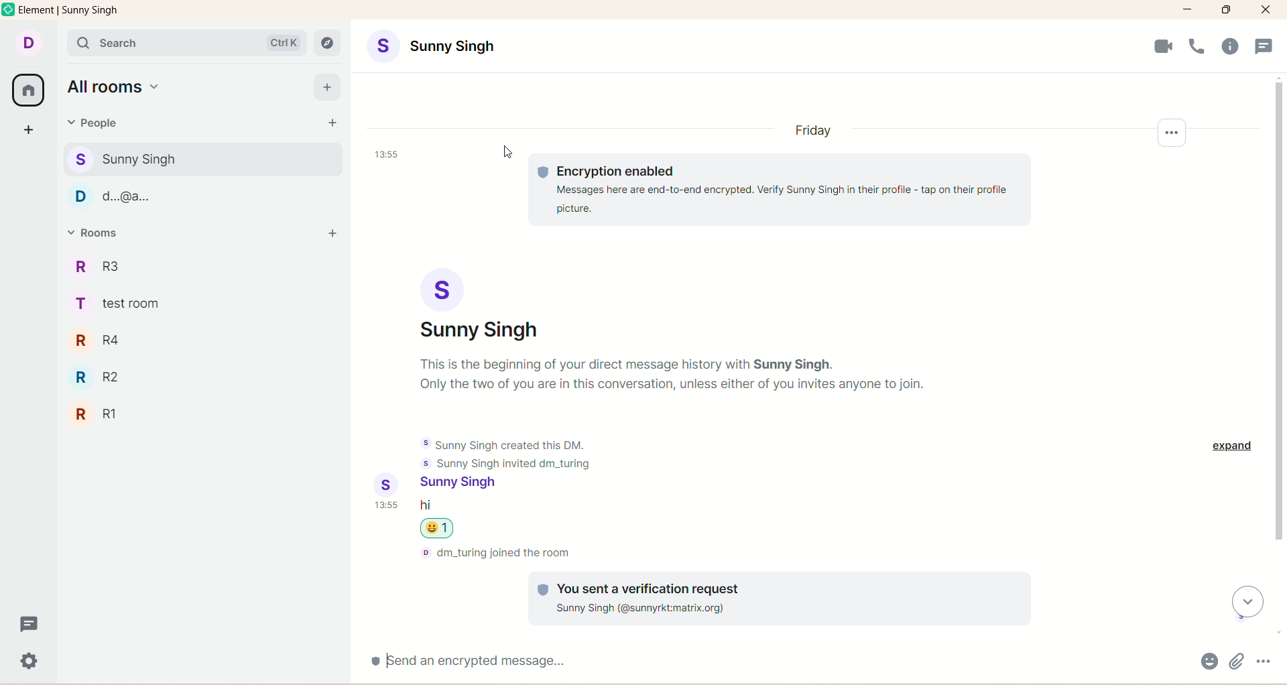  What do you see at coordinates (507, 152) in the screenshot?
I see `Cursor` at bounding box center [507, 152].